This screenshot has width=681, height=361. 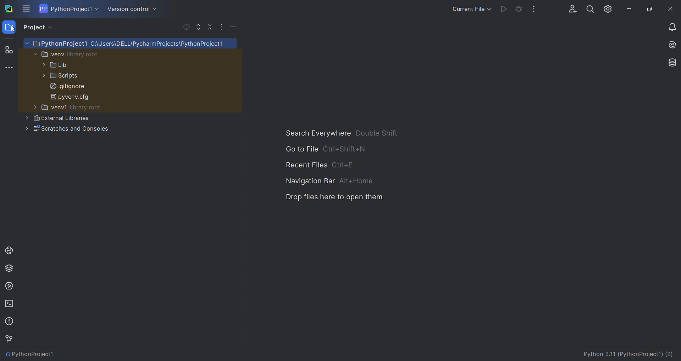 What do you see at coordinates (10, 286) in the screenshot?
I see `services` at bounding box center [10, 286].